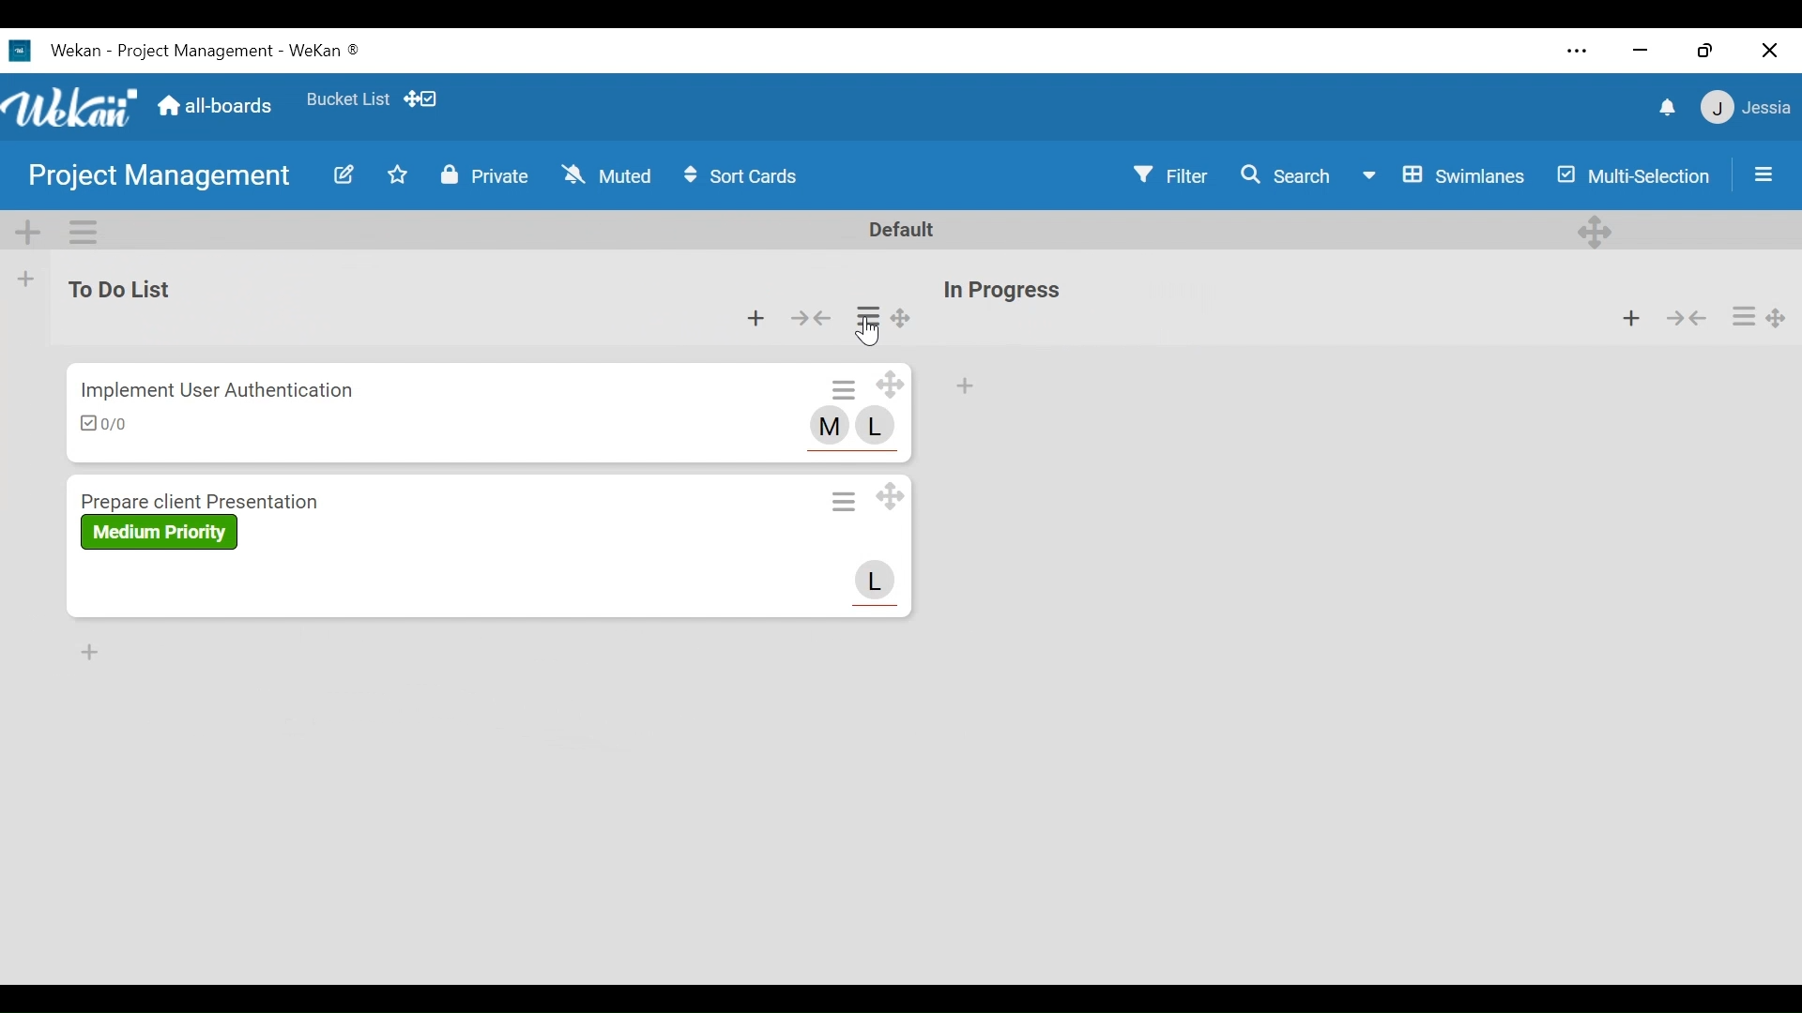 This screenshot has height=1013, width=1802. I want to click on Add card to top of the list, so click(966, 386).